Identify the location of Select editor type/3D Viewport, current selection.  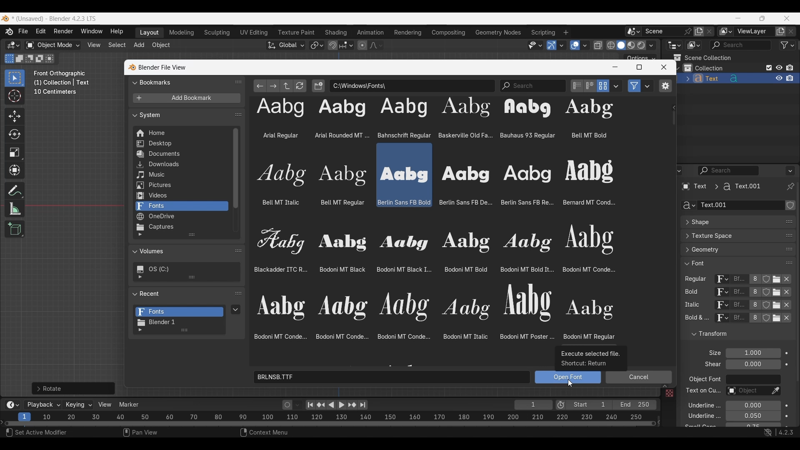
(13, 45).